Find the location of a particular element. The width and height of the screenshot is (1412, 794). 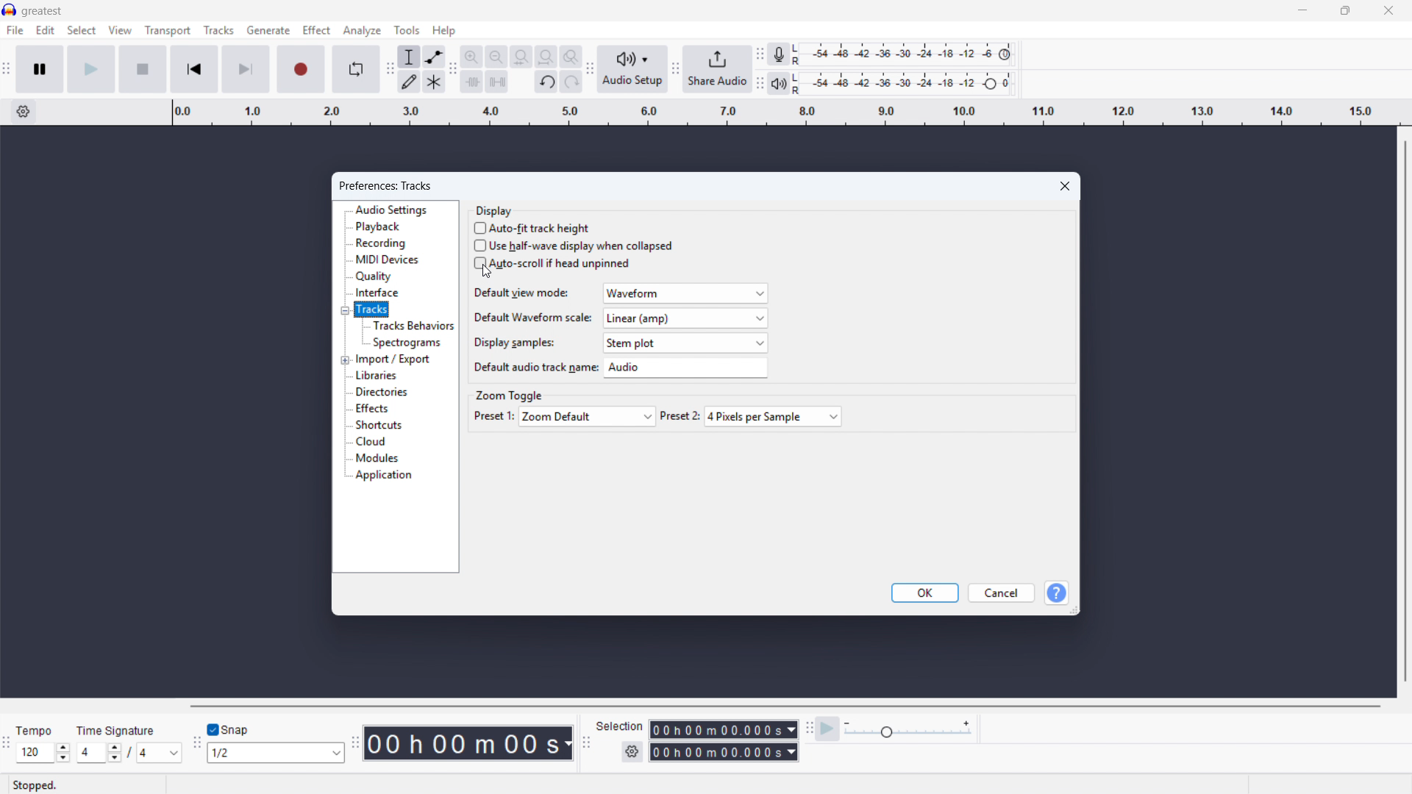

Set tempo  is located at coordinates (43, 753).